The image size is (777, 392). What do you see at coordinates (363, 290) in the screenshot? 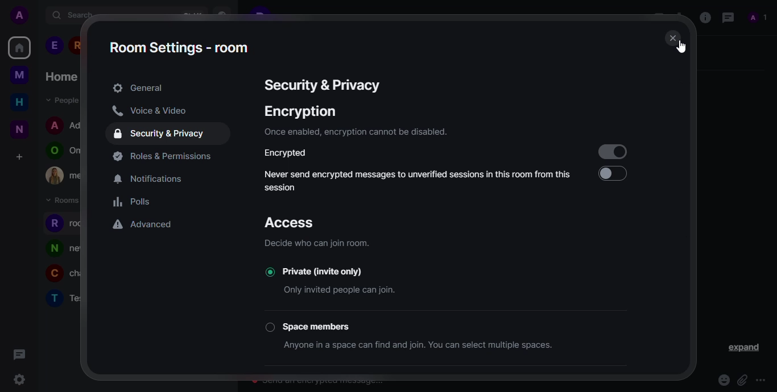
I see `Only invited people can join.` at bounding box center [363, 290].